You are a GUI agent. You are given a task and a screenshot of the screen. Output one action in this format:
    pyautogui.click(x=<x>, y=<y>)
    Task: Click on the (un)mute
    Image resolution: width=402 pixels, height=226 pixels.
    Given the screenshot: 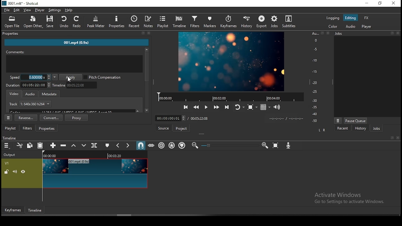 What is the action you would take?
    pyautogui.click(x=17, y=172)
    